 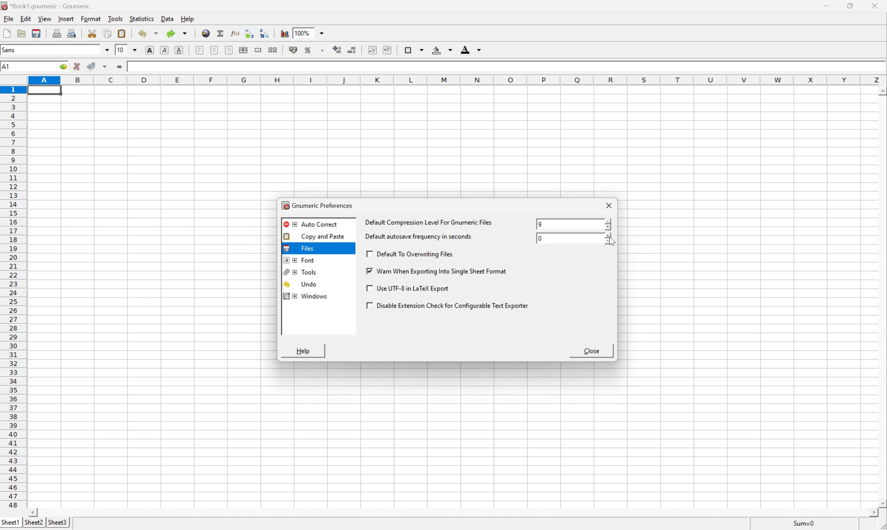 What do you see at coordinates (881, 90) in the screenshot?
I see `scroll up` at bounding box center [881, 90].